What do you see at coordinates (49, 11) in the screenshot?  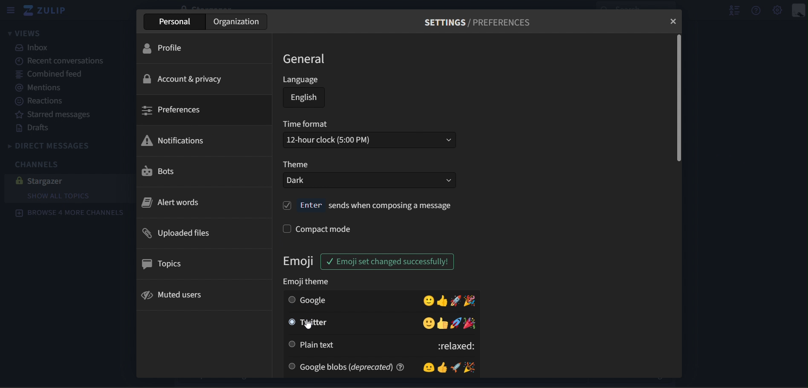 I see `zulip` at bounding box center [49, 11].